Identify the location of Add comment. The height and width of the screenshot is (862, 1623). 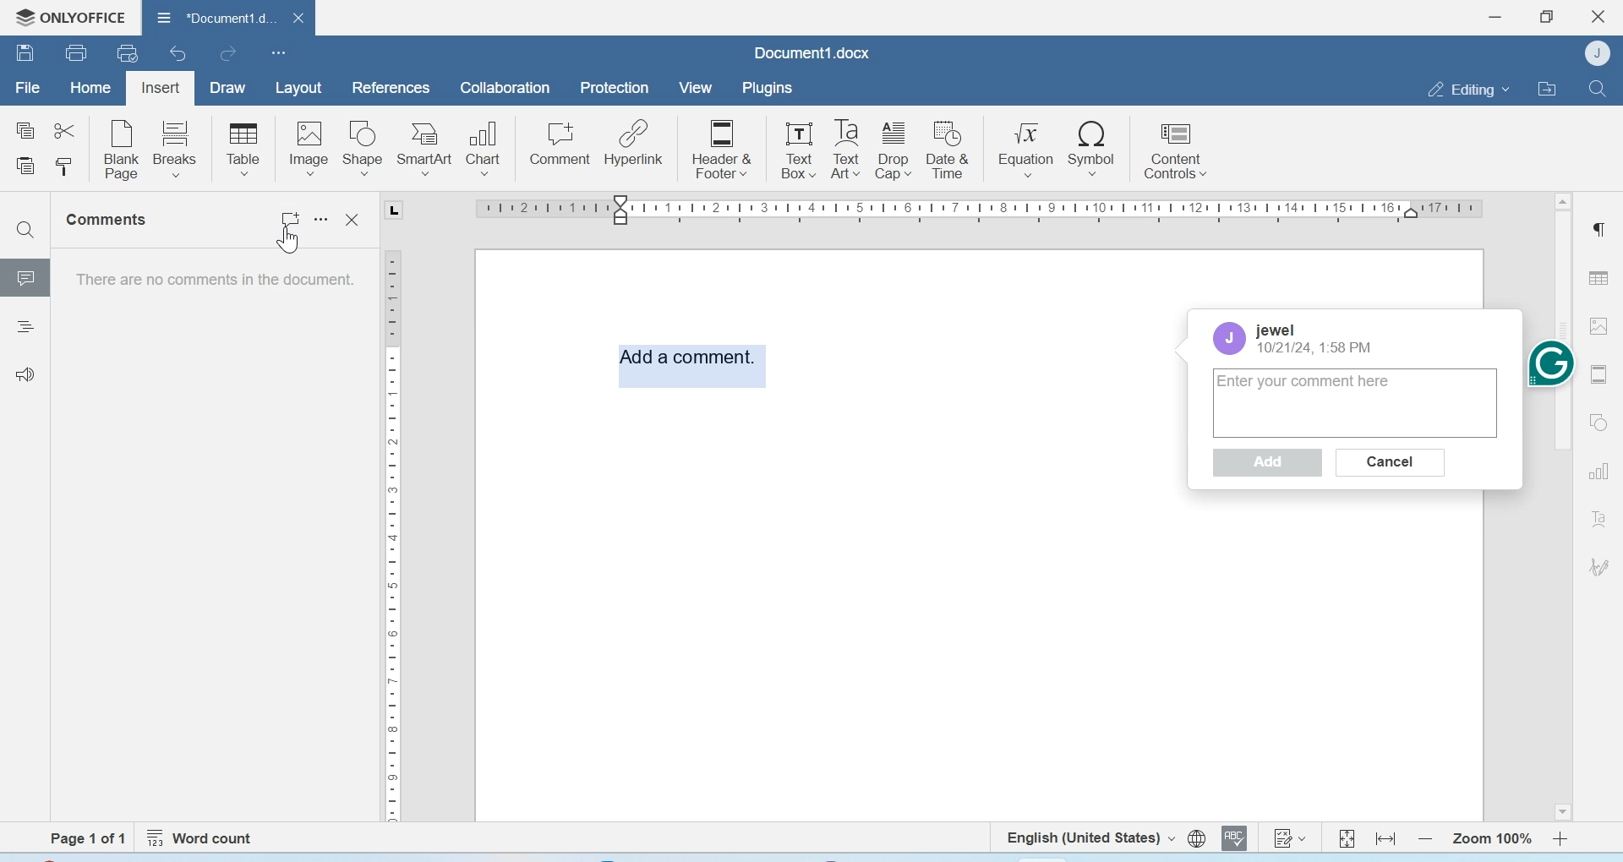
(687, 362).